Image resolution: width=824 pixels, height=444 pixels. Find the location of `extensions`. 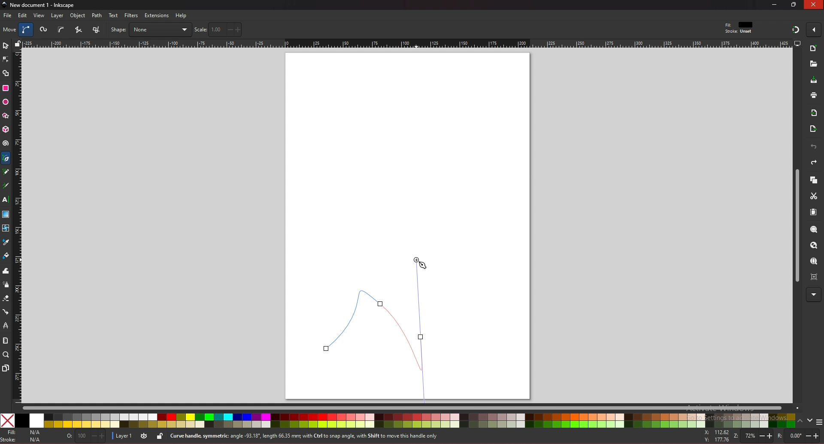

extensions is located at coordinates (156, 16).